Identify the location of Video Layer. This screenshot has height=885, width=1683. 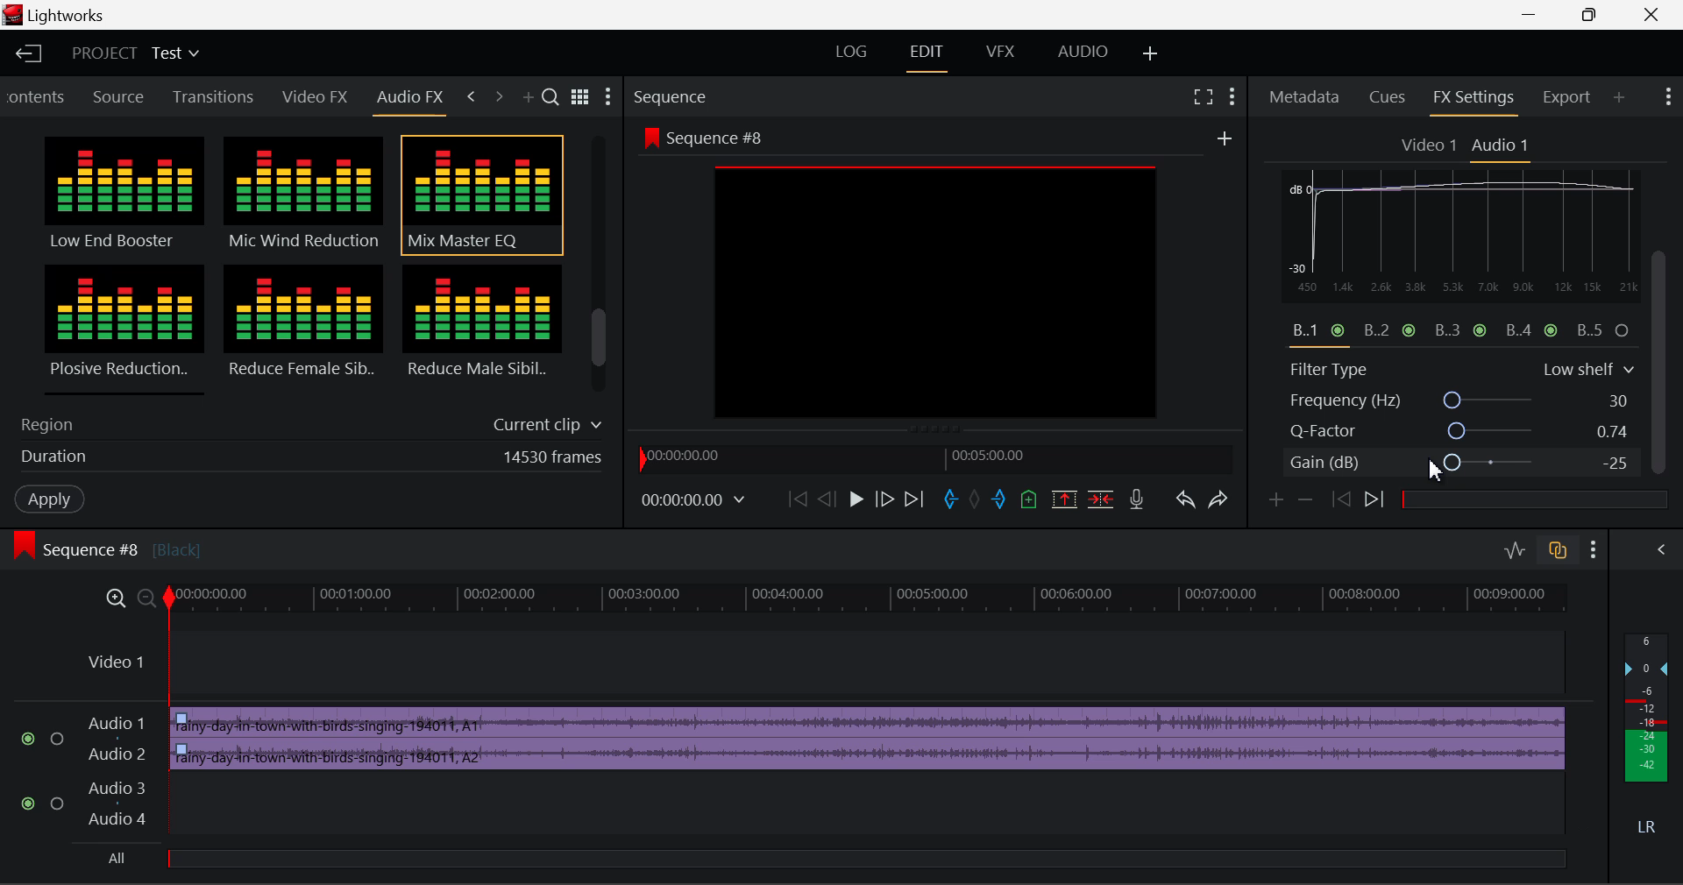
(820, 664).